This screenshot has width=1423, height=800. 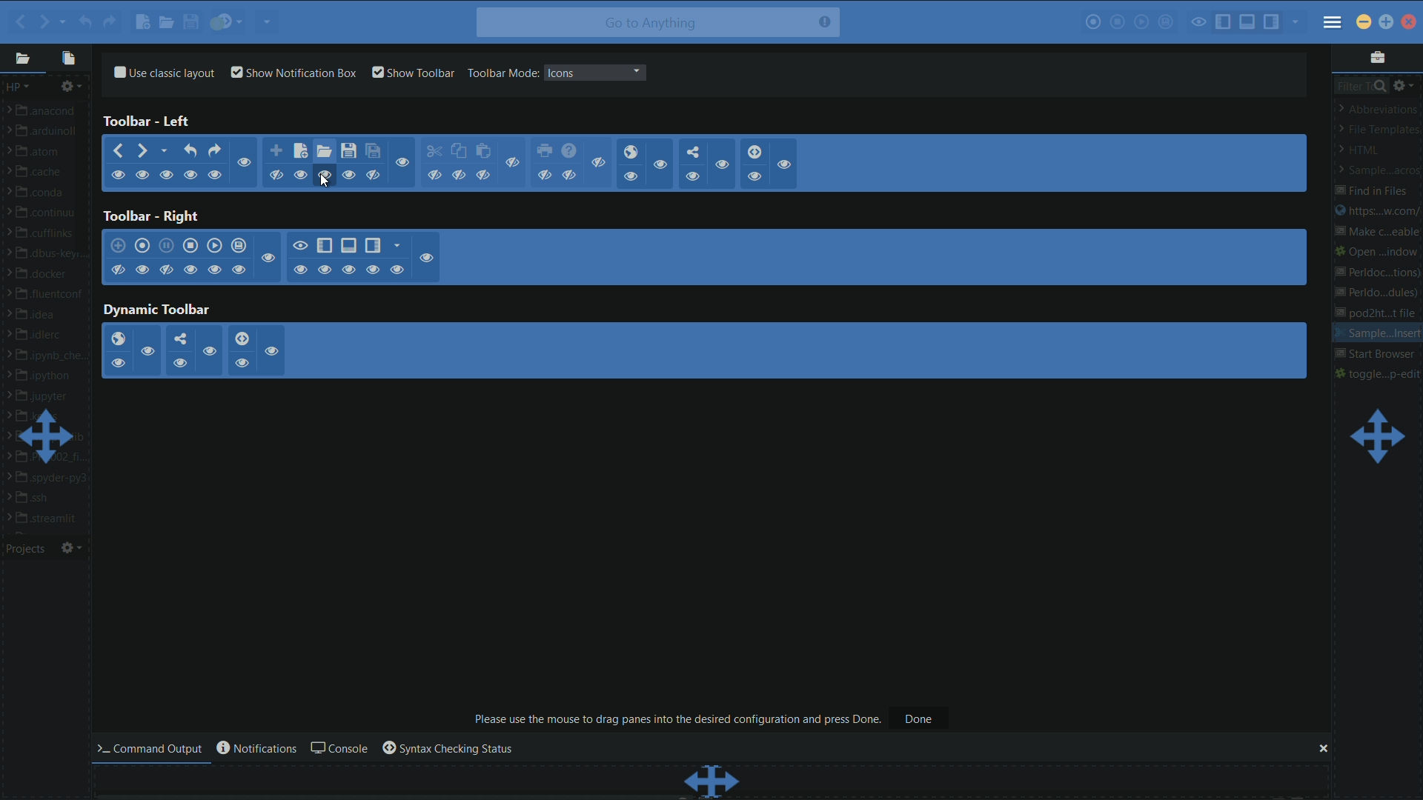 What do you see at coordinates (42, 499) in the screenshot?
I see `.SSH` at bounding box center [42, 499].